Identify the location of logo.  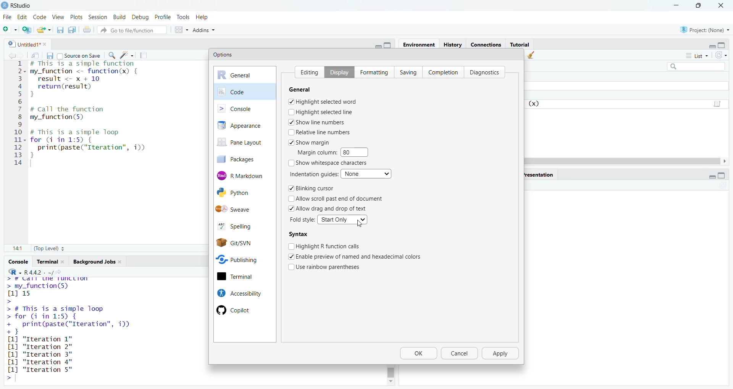
(5, 5).